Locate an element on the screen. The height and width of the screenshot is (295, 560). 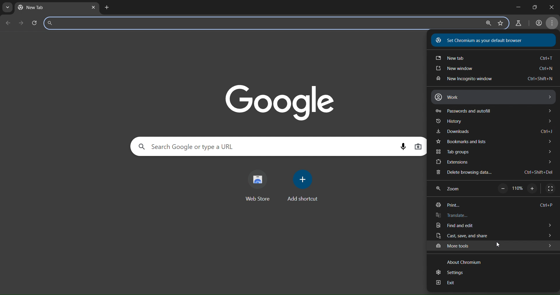
cast, save and share is located at coordinates (491, 236).